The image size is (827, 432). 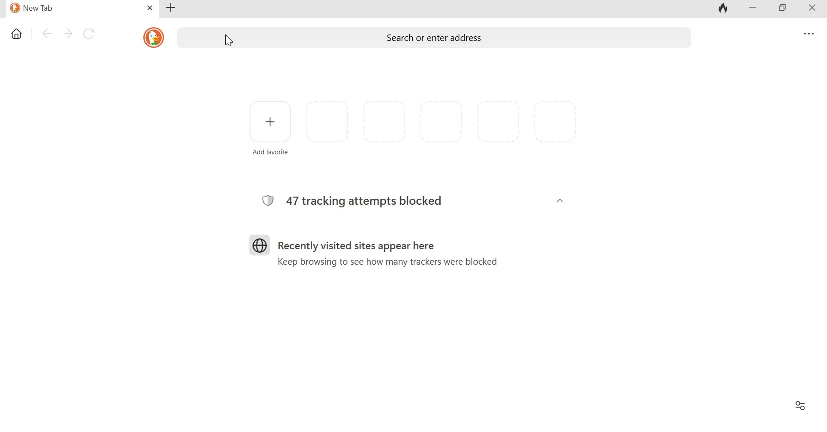 I want to click on Search or enter address, so click(x=462, y=38).